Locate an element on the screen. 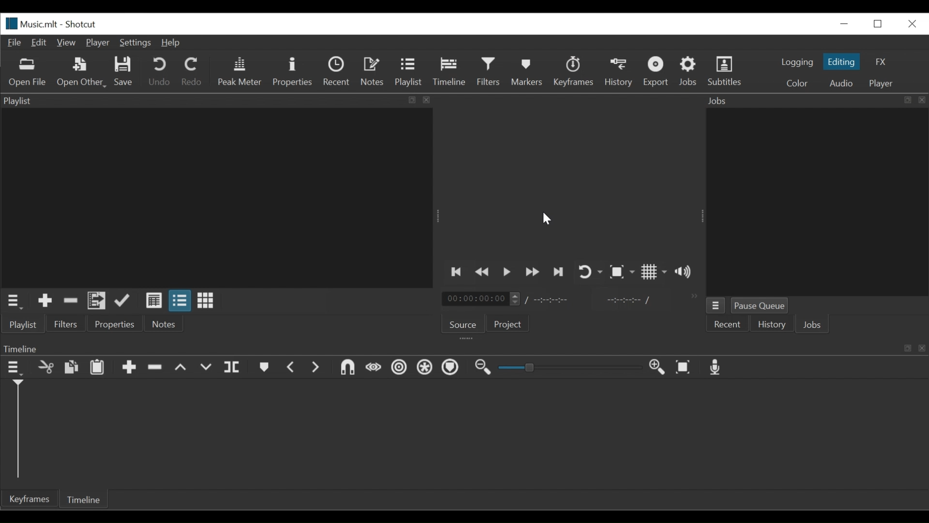 The image size is (929, 523). Play backward quickly is located at coordinates (483, 273).